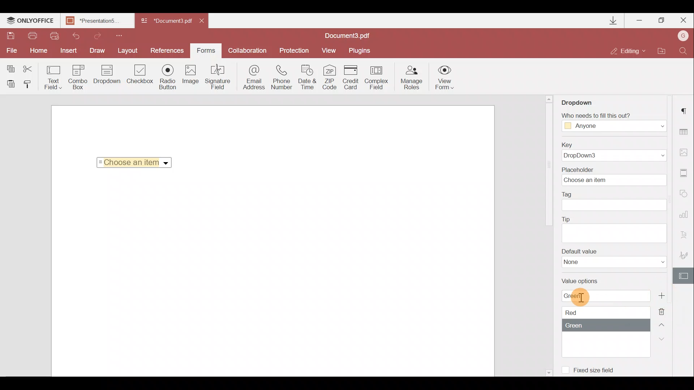  Describe the element at coordinates (686, 173) in the screenshot. I see `Headers & footers settings` at that location.